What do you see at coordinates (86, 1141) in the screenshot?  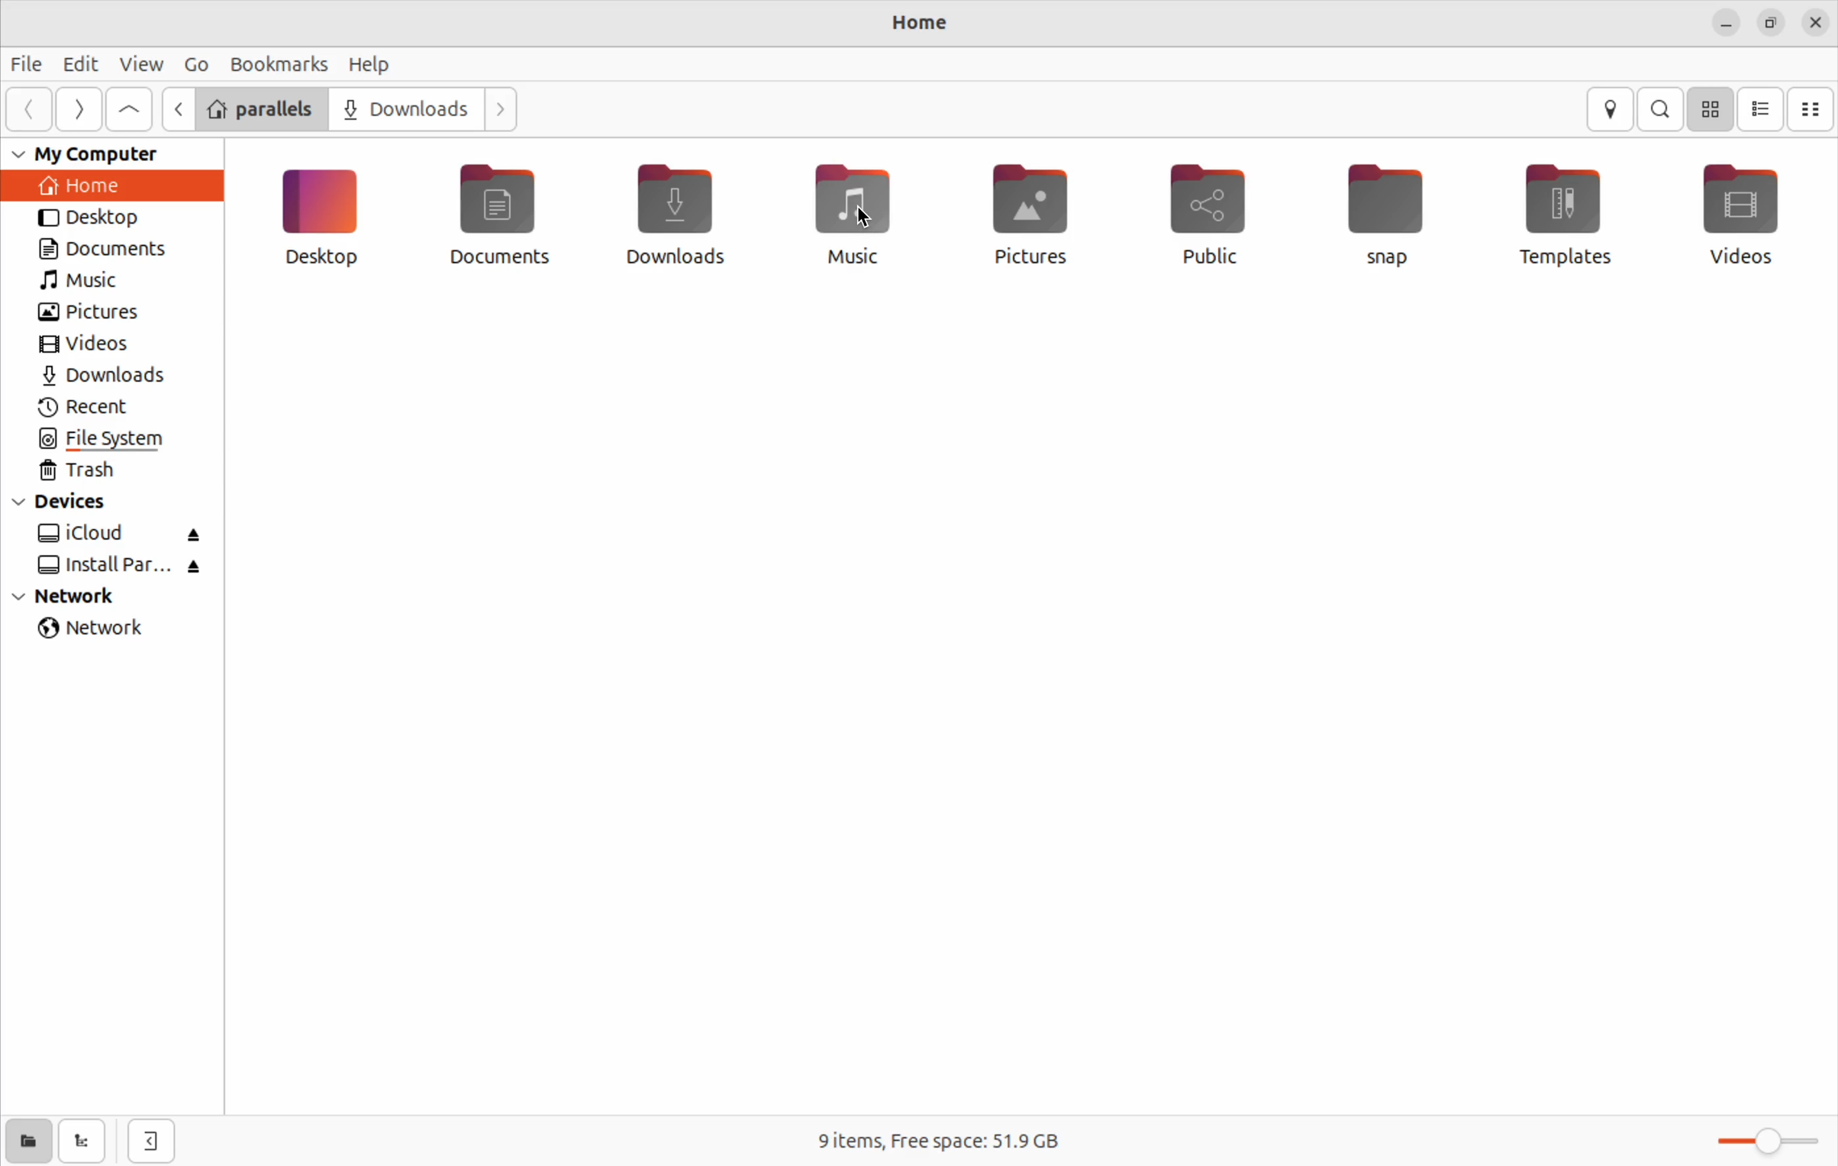 I see `show tree view` at bounding box center [86, 1141].